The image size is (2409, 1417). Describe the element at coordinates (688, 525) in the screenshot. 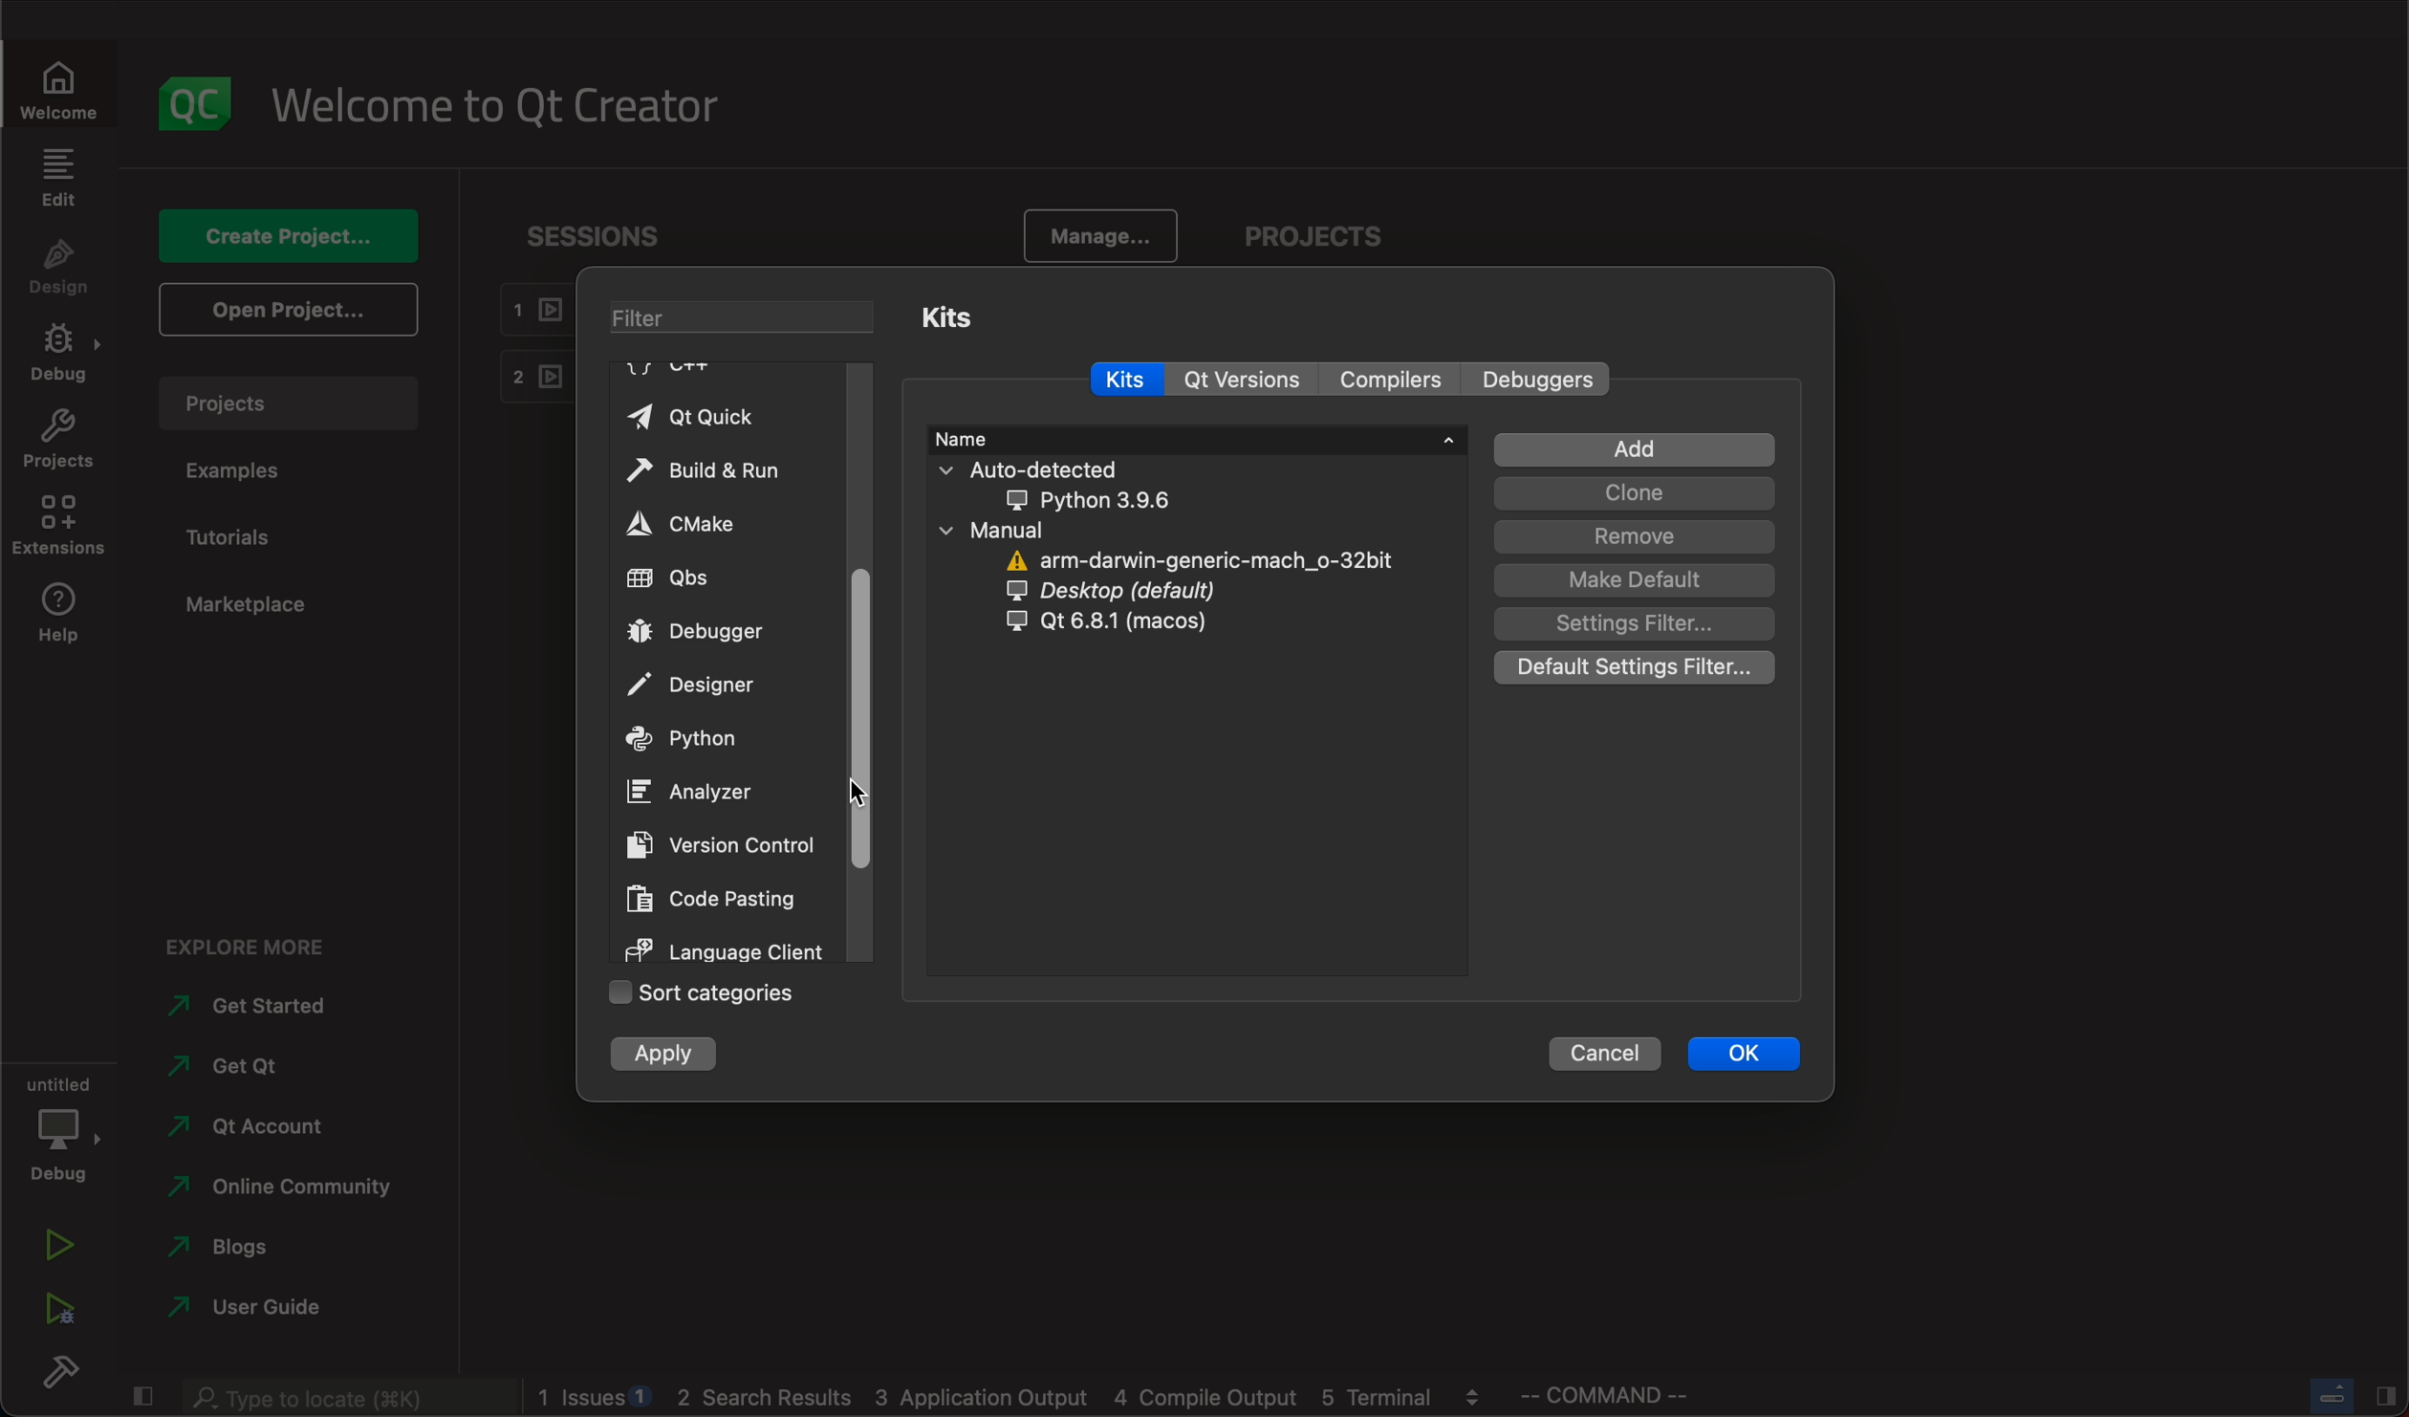

I see `cmake` at that location.